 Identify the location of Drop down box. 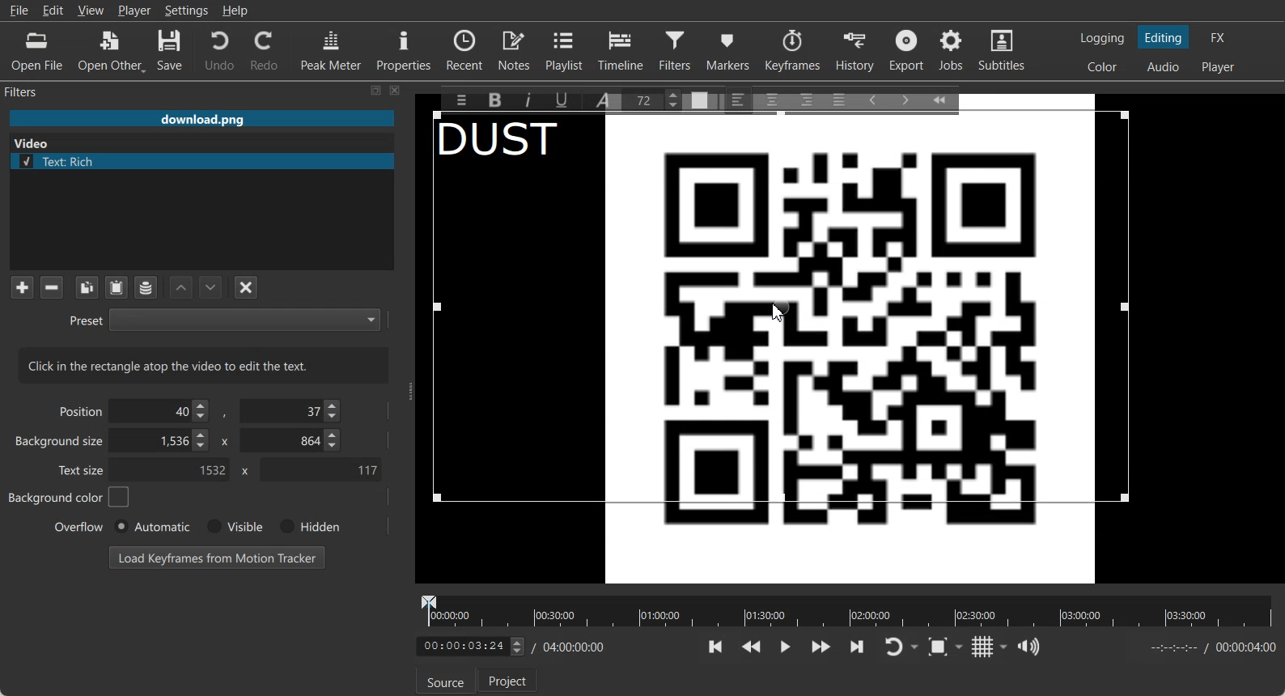
(962, 646).